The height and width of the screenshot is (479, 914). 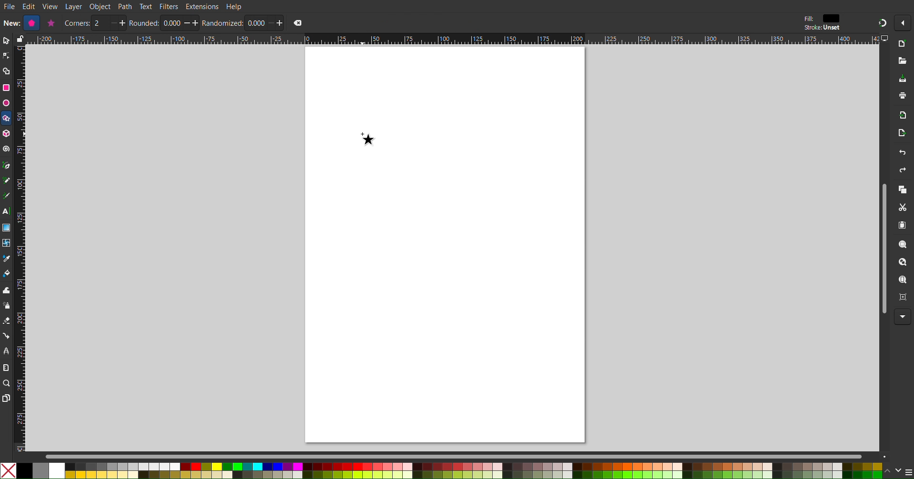 What do you see at coordinates (903, 97) in the screenshot?
I see `Print` at bounding box center [903, 97].